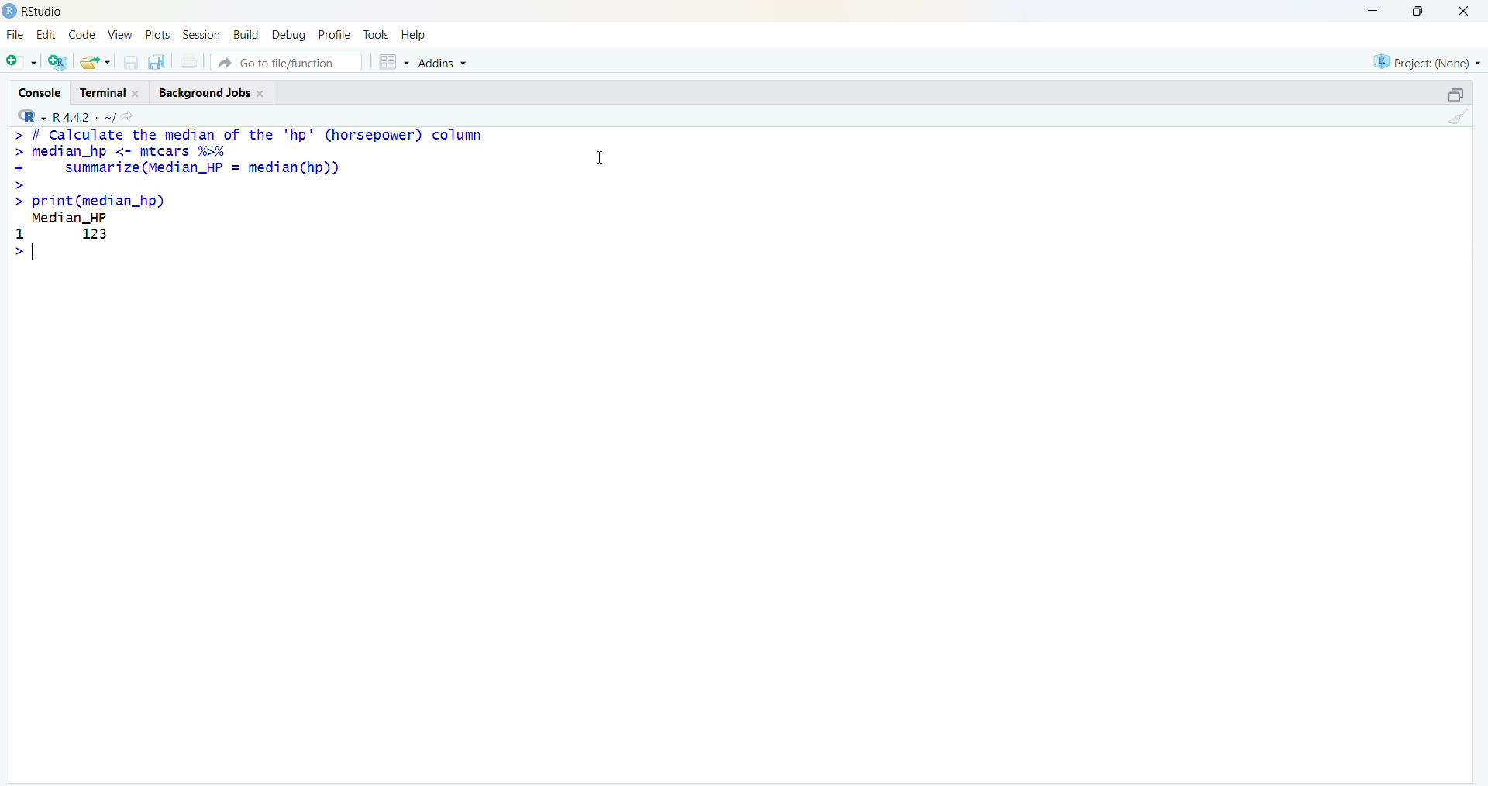 This screenshot has width=1488, height=786. I want to click on R, so click(31, 115).